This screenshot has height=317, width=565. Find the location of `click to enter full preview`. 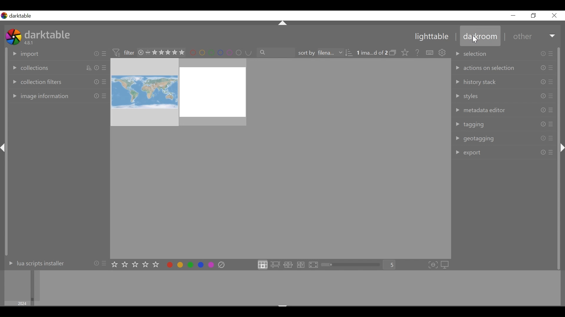

click to enter full preview is located at coordinates (314, 265).